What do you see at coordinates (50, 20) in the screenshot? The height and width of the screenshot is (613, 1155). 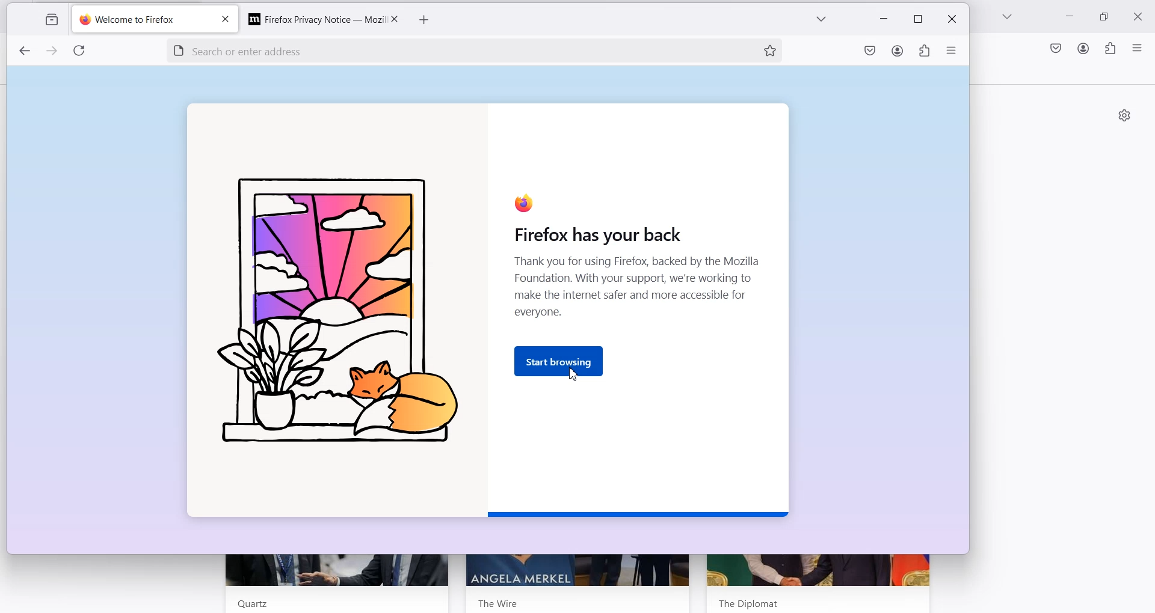 I see `view recent browsing` at bounding box center [50, 20].